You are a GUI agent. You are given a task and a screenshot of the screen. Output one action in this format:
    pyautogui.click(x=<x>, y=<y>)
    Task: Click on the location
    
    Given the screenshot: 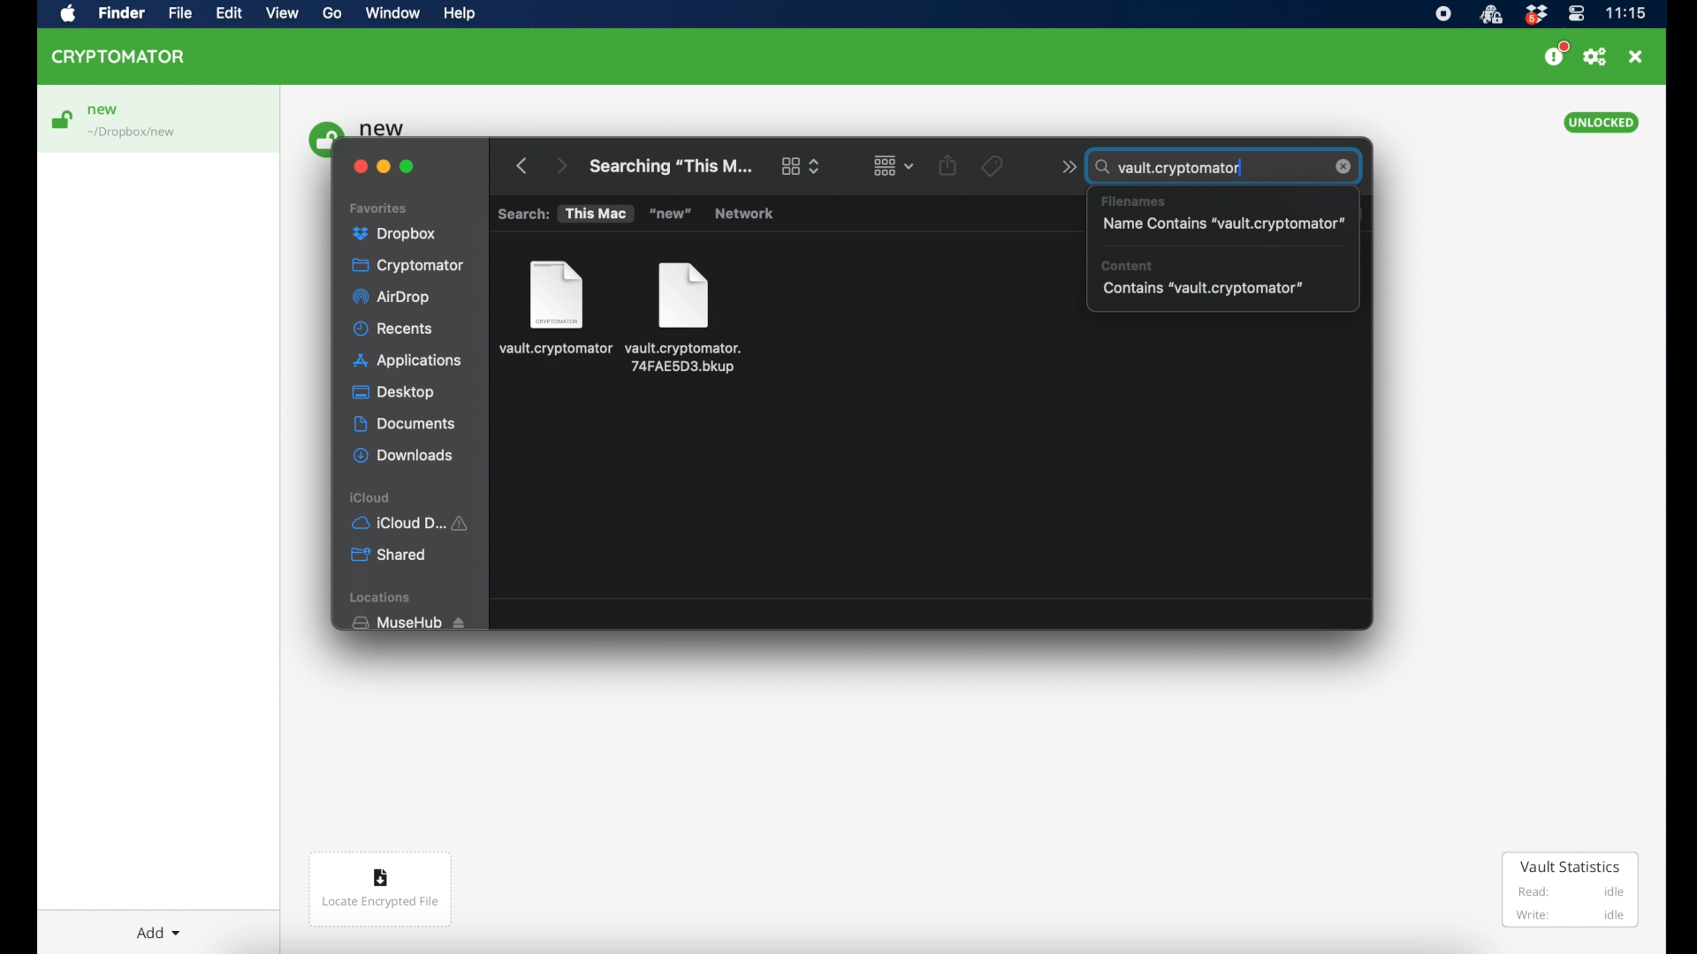 What is the action you would take?
    pyautogui.click(x=133, y=133)
    